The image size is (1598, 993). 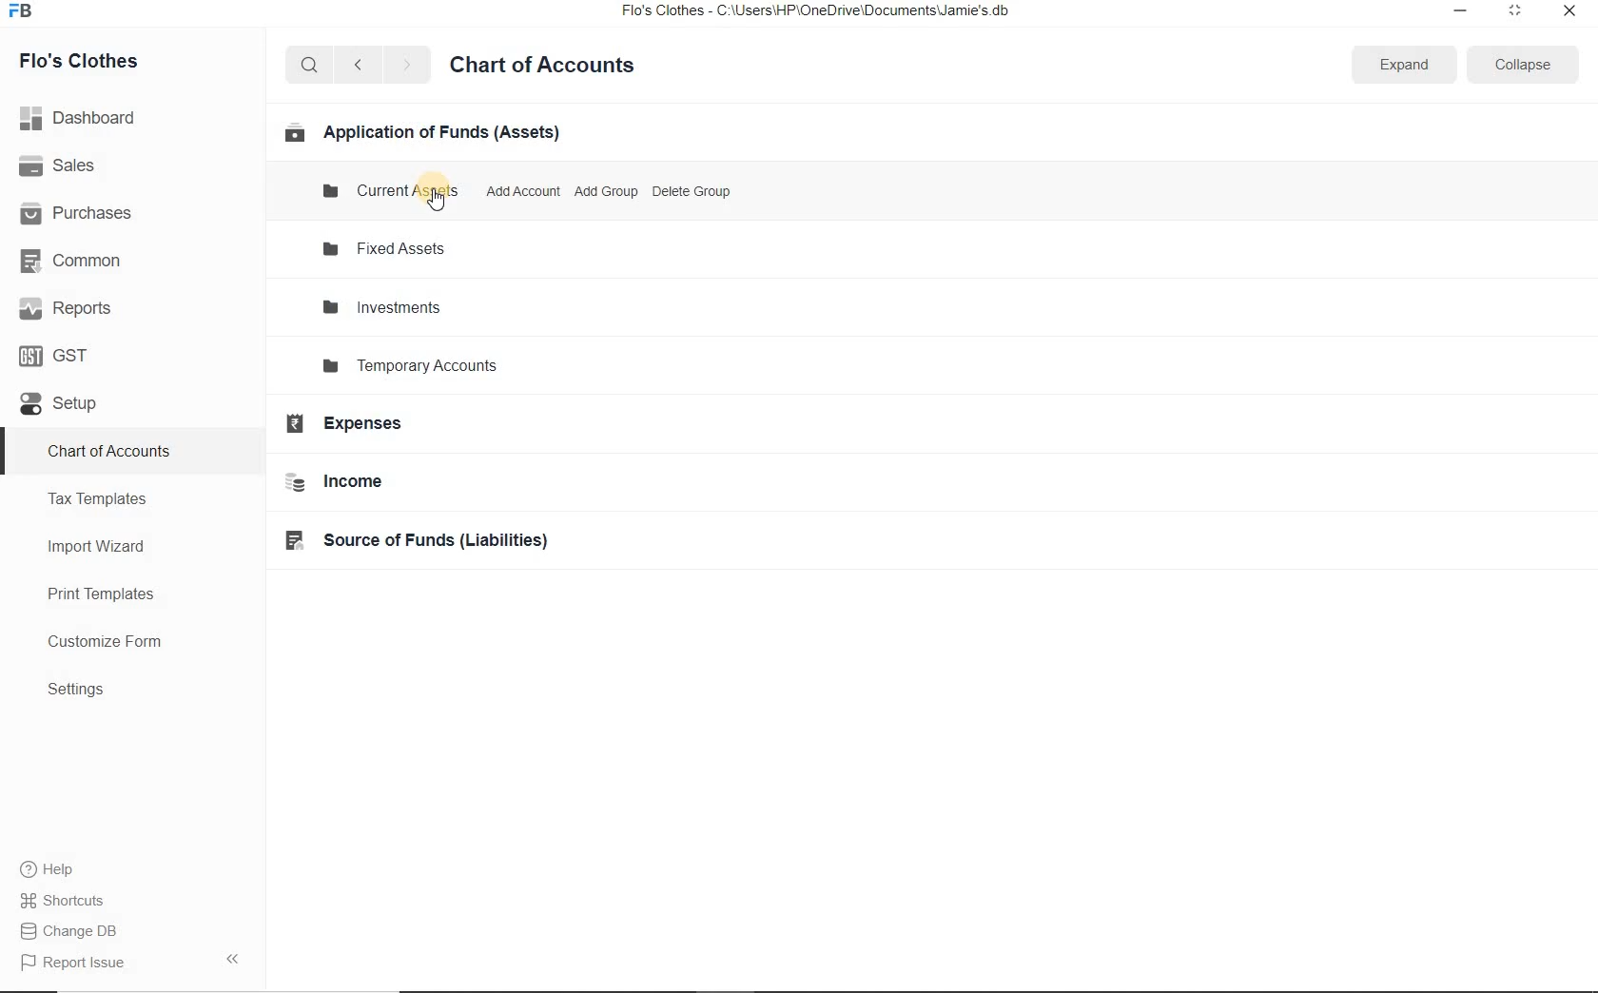 I want to click on Add Account, so click(x=521, y=190).